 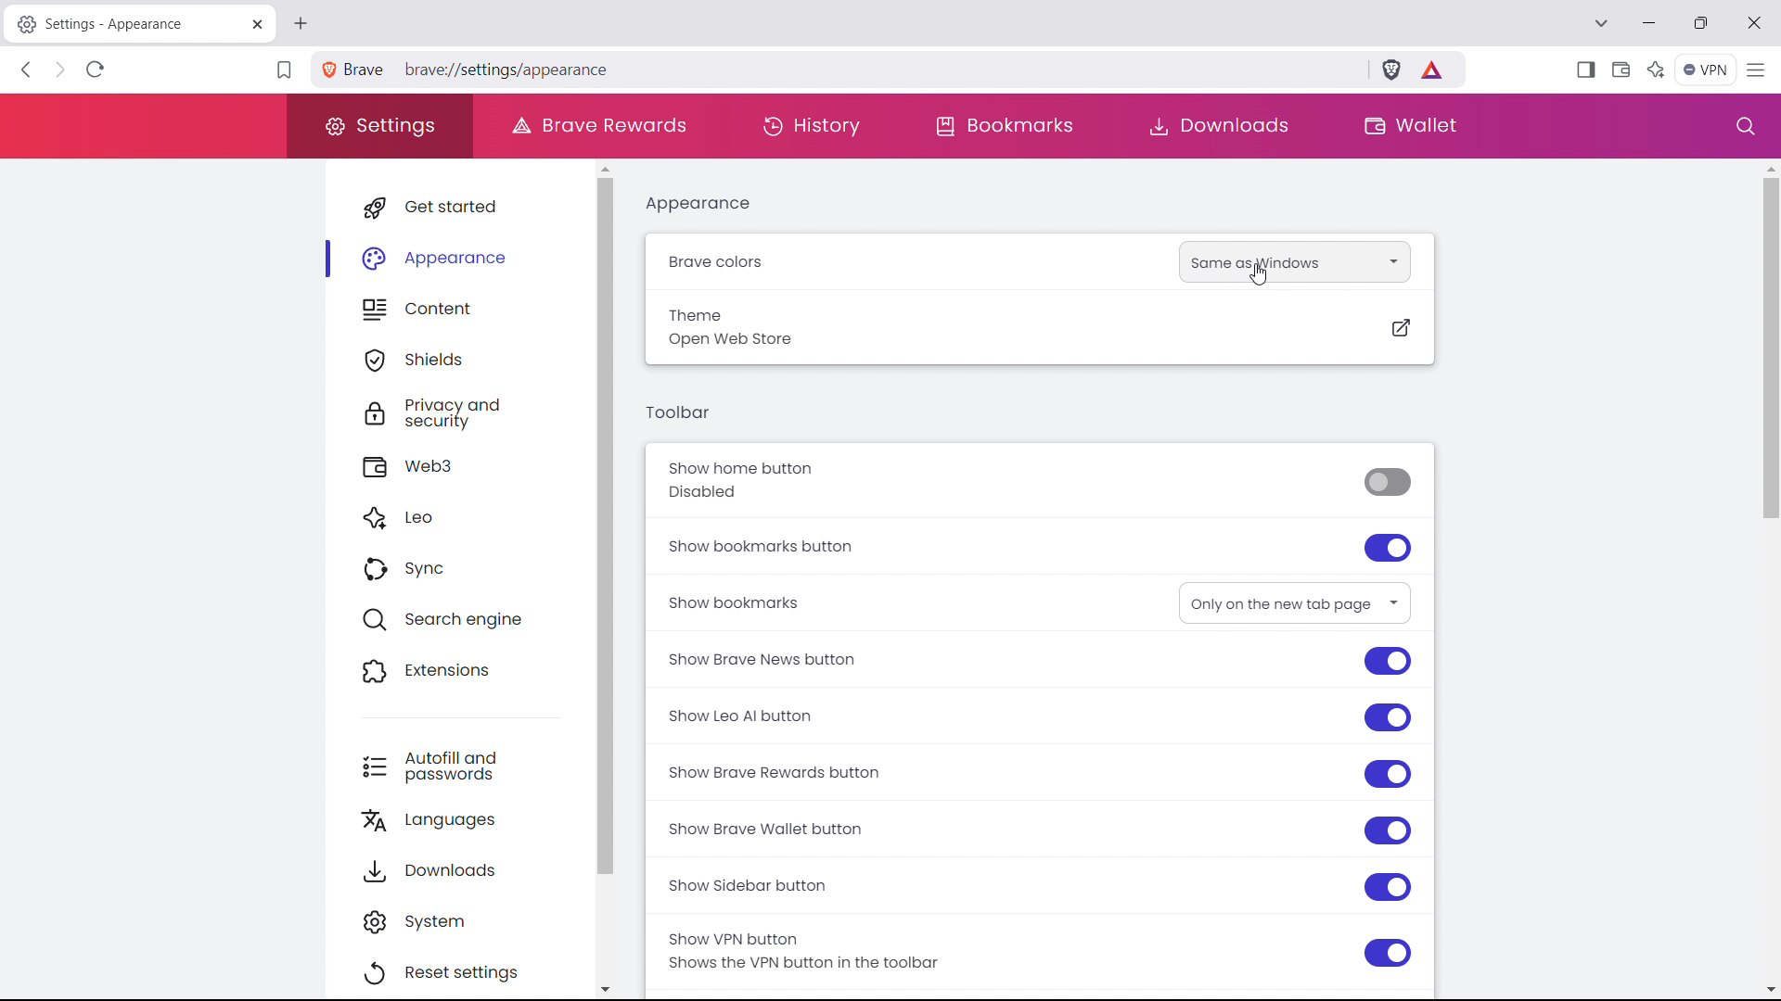 I want to click on Theme Open Web store, so click(x=1039, y=327).